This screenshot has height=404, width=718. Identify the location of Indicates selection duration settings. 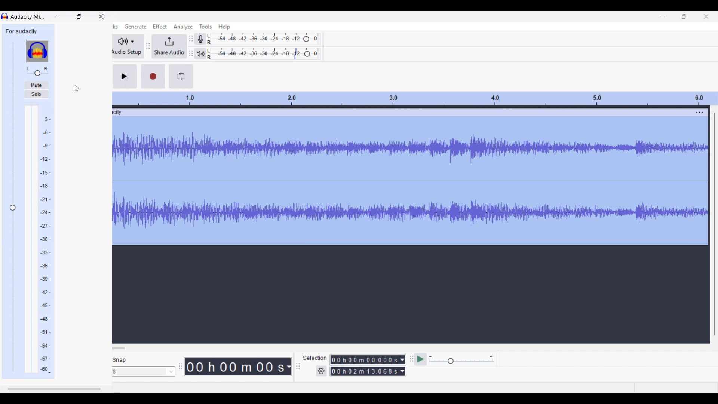
(315, 358).